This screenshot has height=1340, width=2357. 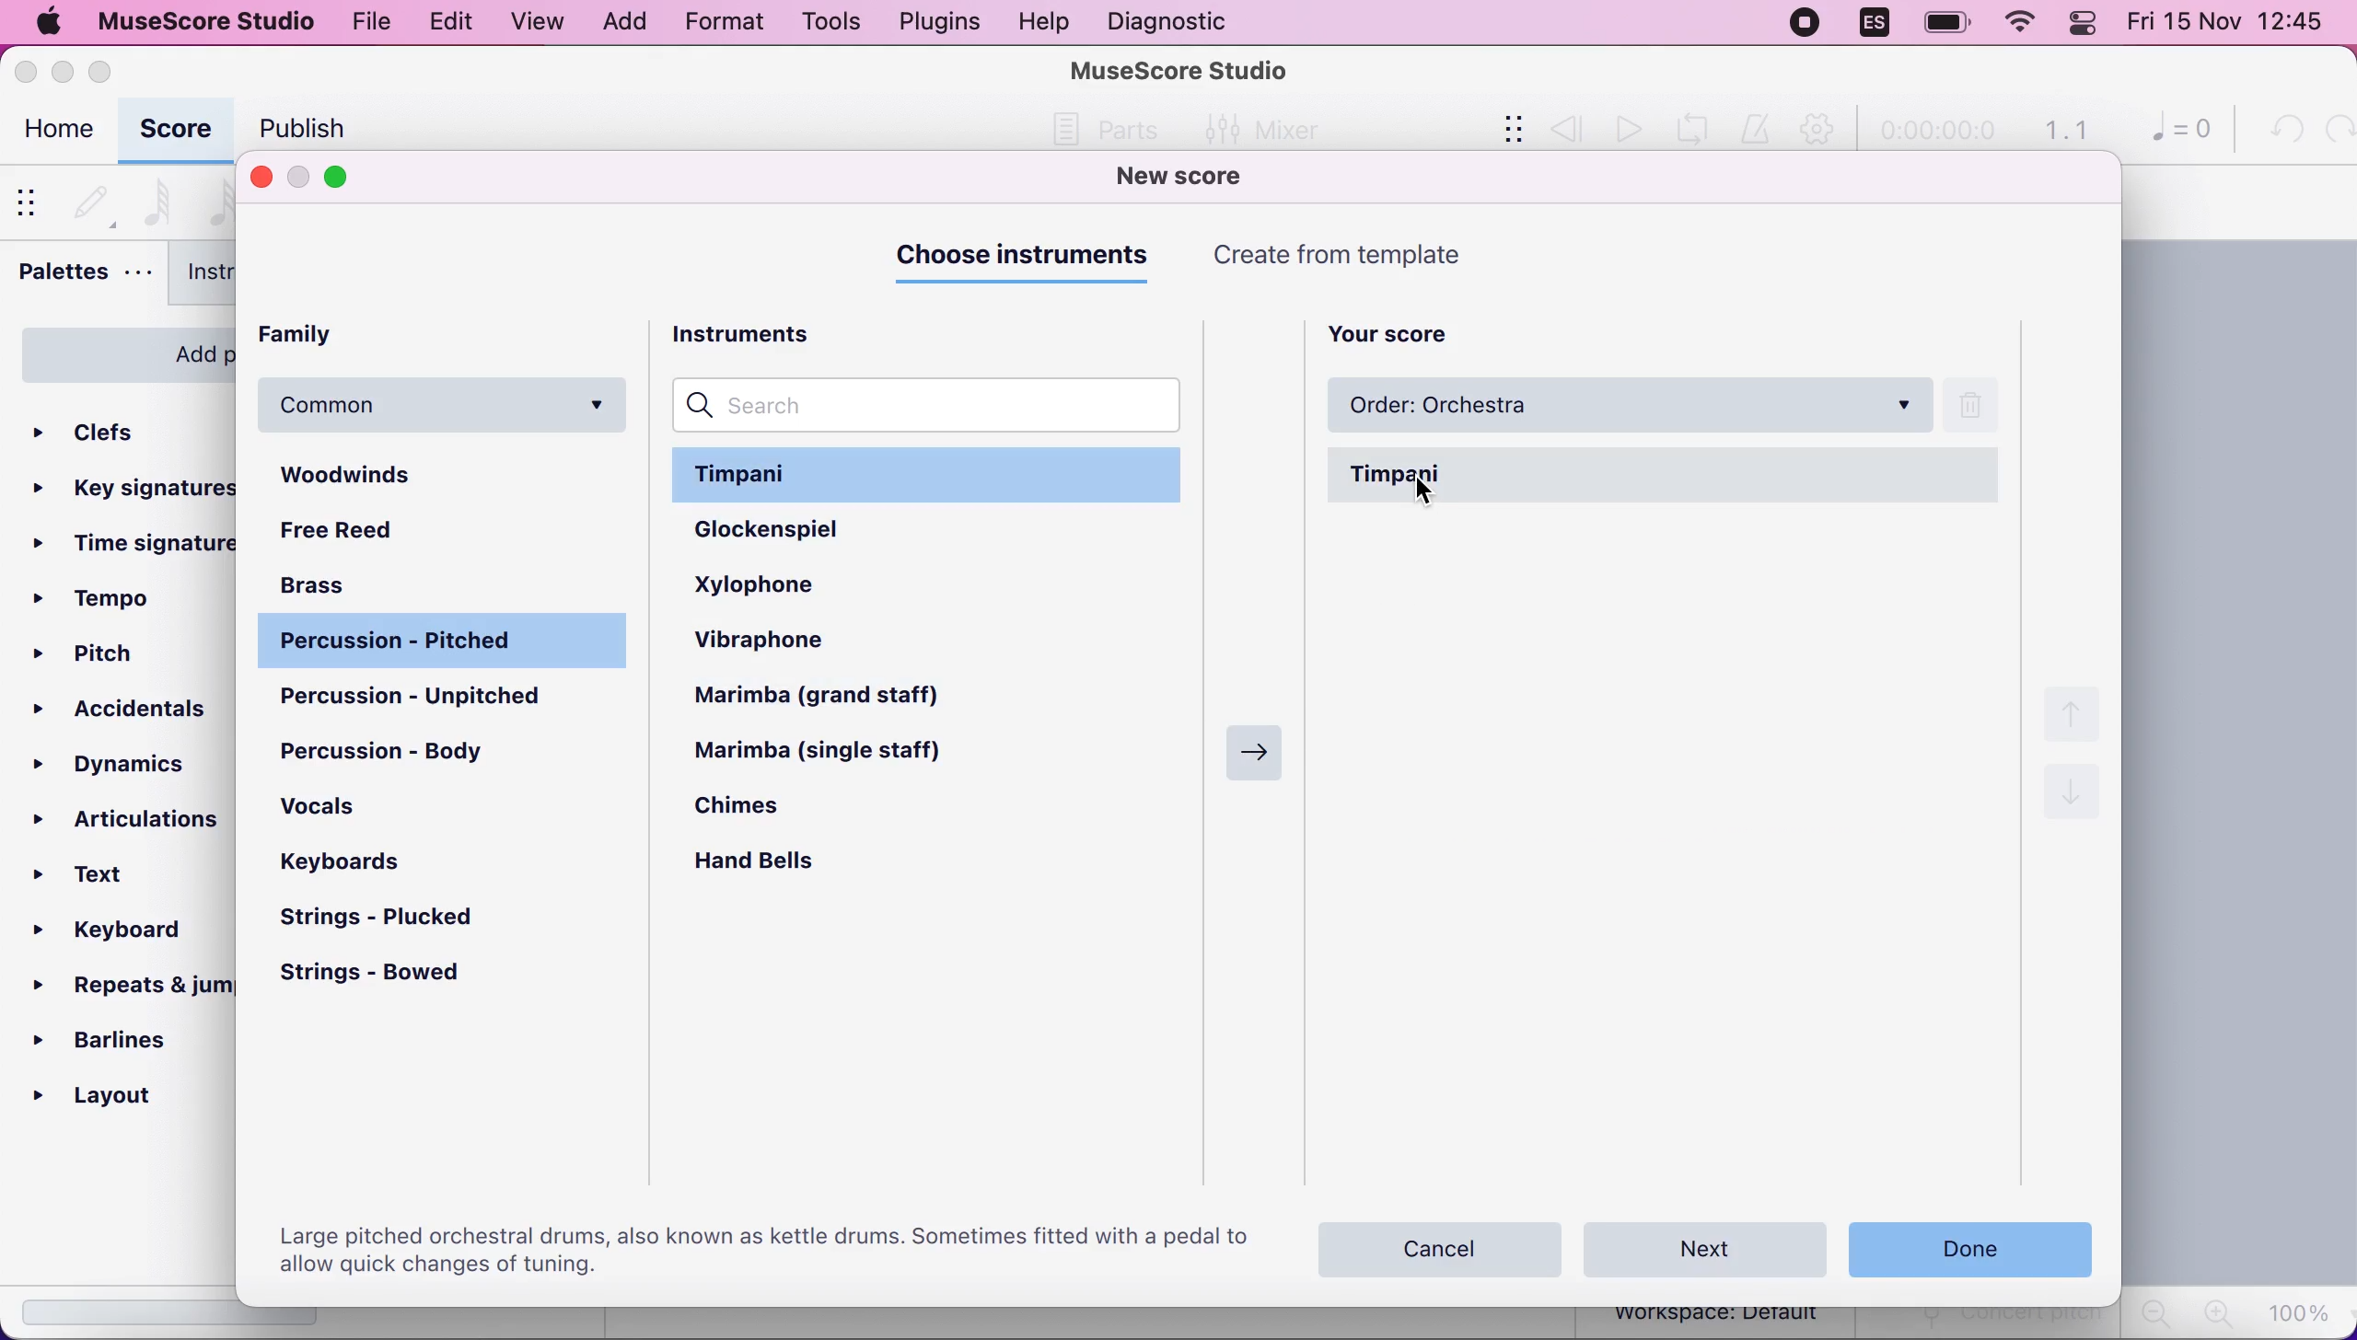 What do you see at coordinates (62, 67) in the screenshot?
I see `minimize` at bounding box center [62, 67].